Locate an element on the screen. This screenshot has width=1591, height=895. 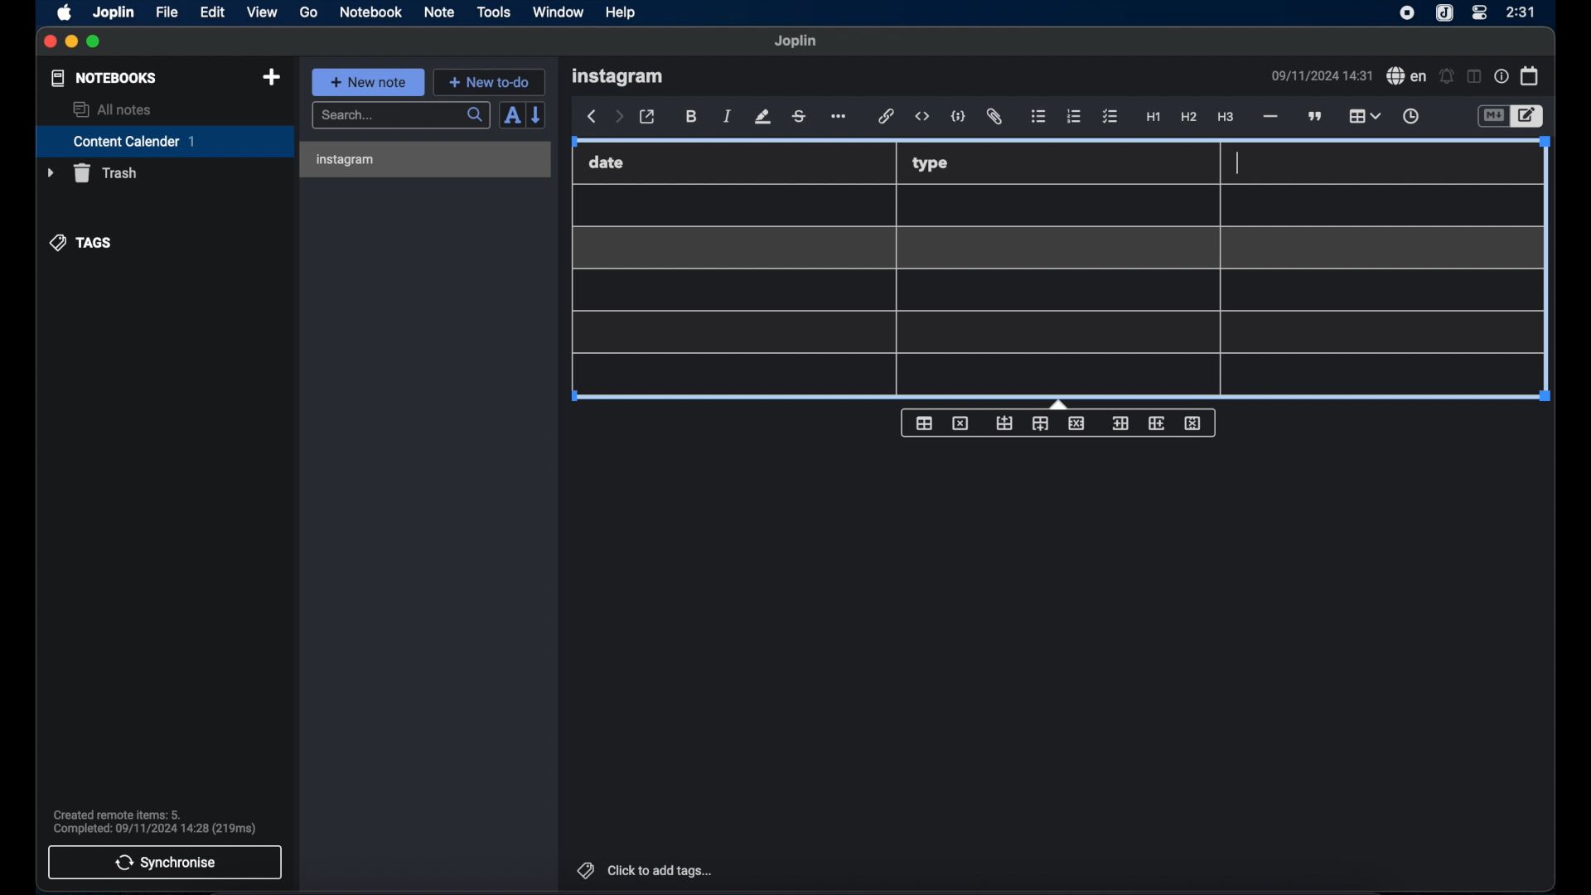
toggle editor is located at coordinates (1531, 114).